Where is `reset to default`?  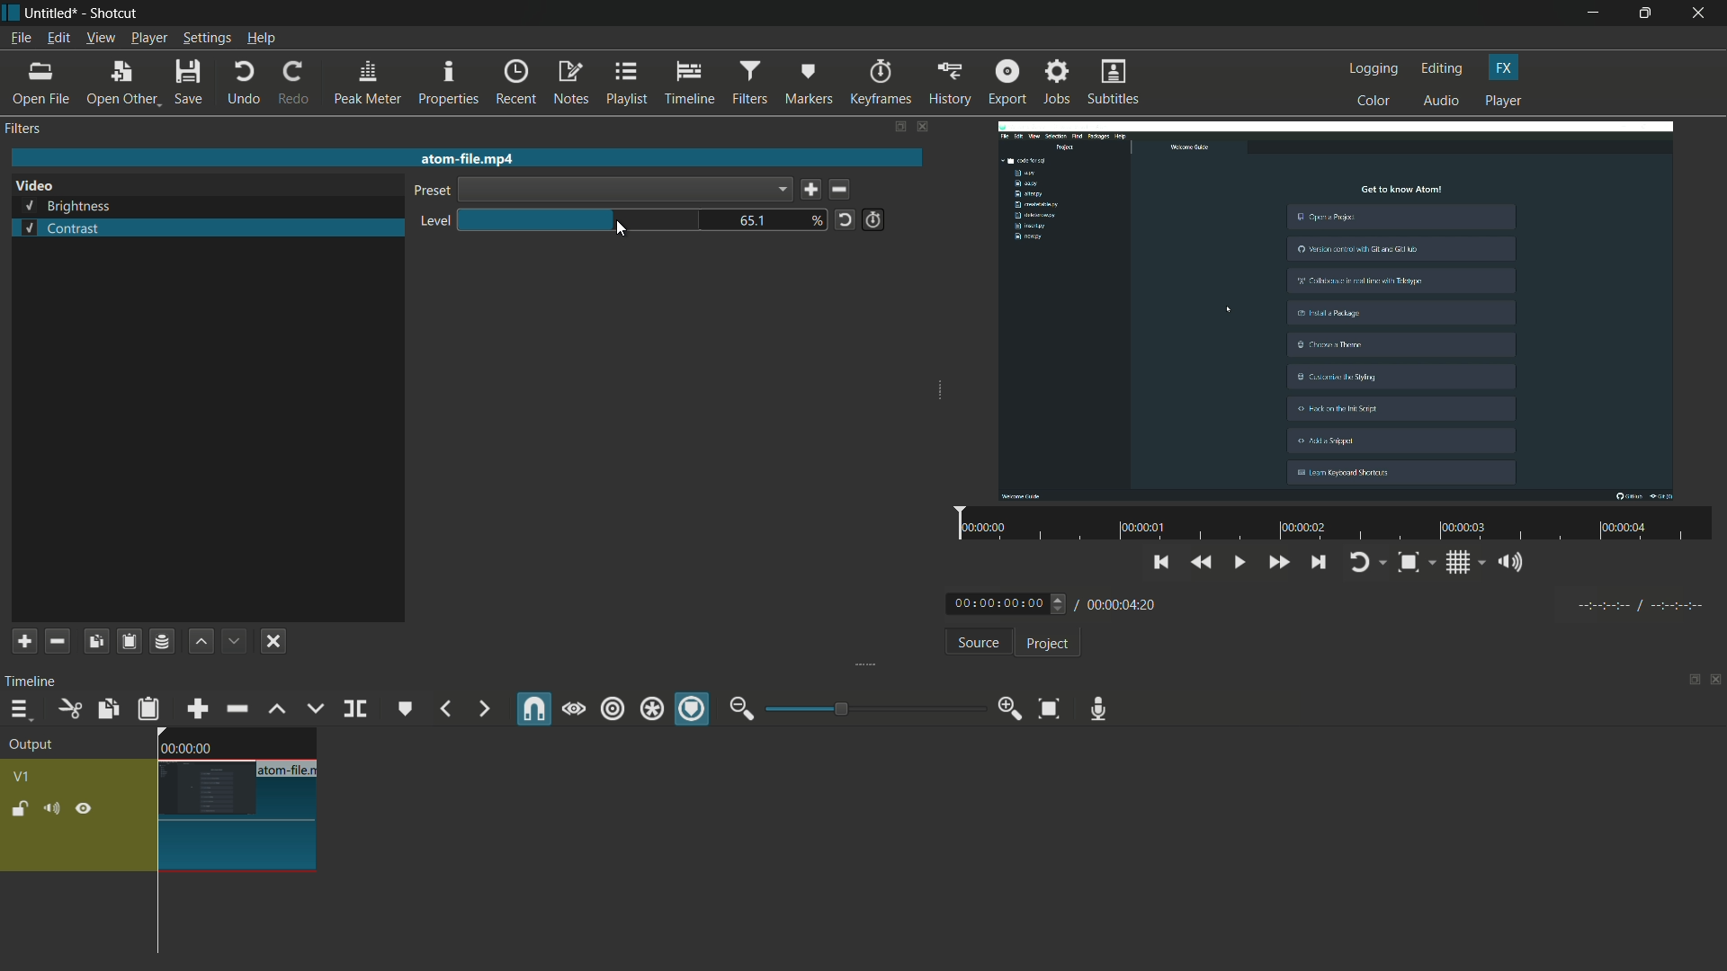 reset to default is located at coordinates (845, 218).